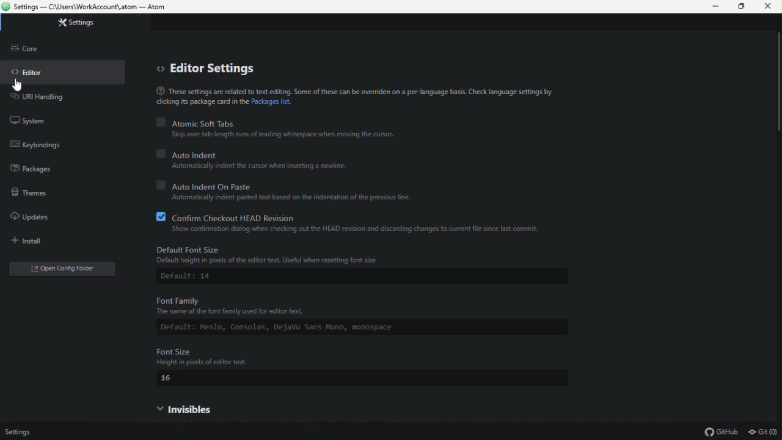 Image resolution: width=782 pixels, height=440 pixels. I want to click on Close, so click(771, 6).